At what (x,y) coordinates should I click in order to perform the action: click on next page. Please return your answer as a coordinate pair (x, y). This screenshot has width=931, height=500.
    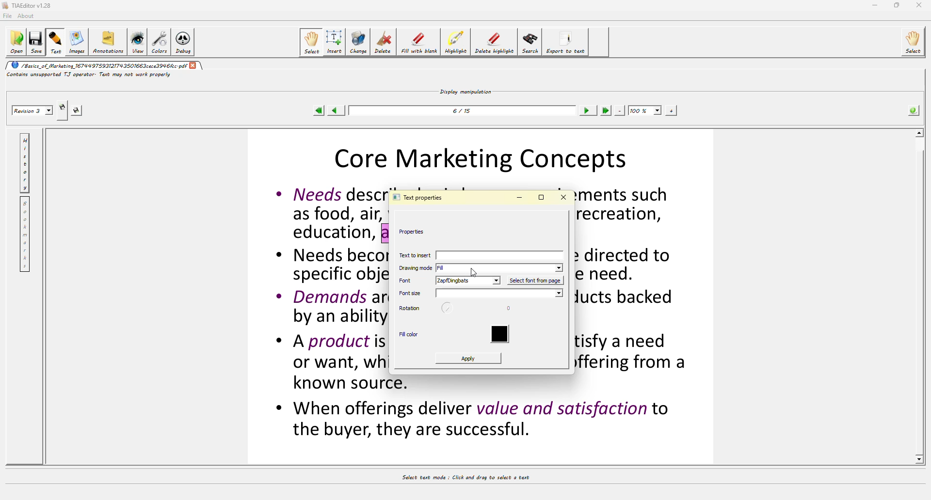
    Looking at the image, I should click on (587, 111).